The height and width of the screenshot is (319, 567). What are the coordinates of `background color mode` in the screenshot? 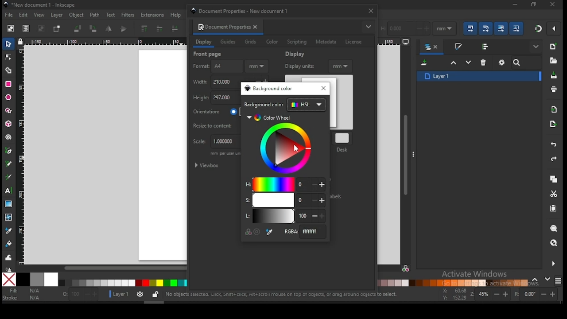 It's located at (285, 105).